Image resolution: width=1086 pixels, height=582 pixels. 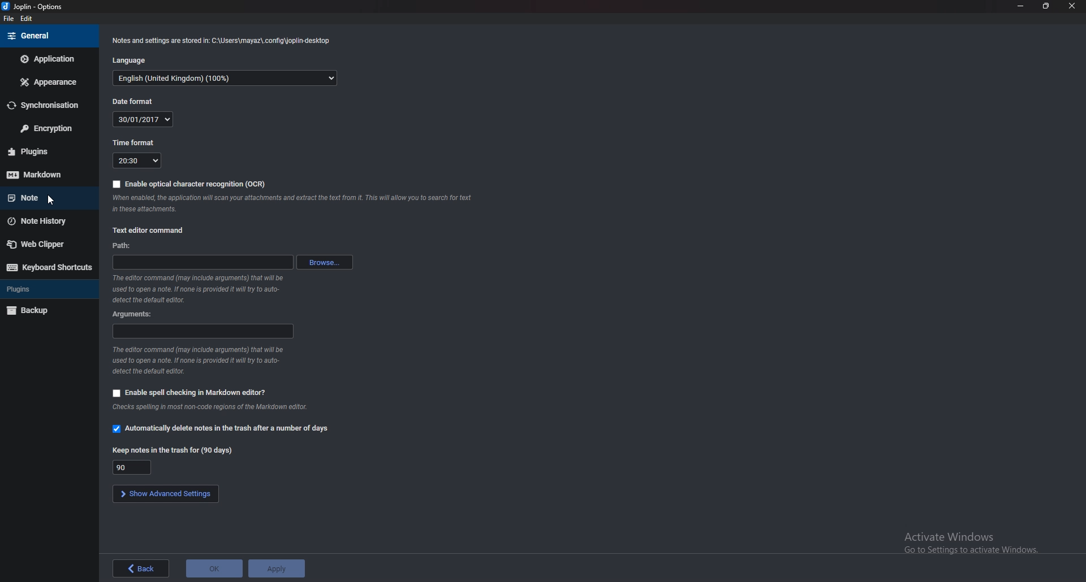 What do you see at coordinates (188, 184) in the screenshot?
I see `Enable Ocr` at bounding box center [188, 184].